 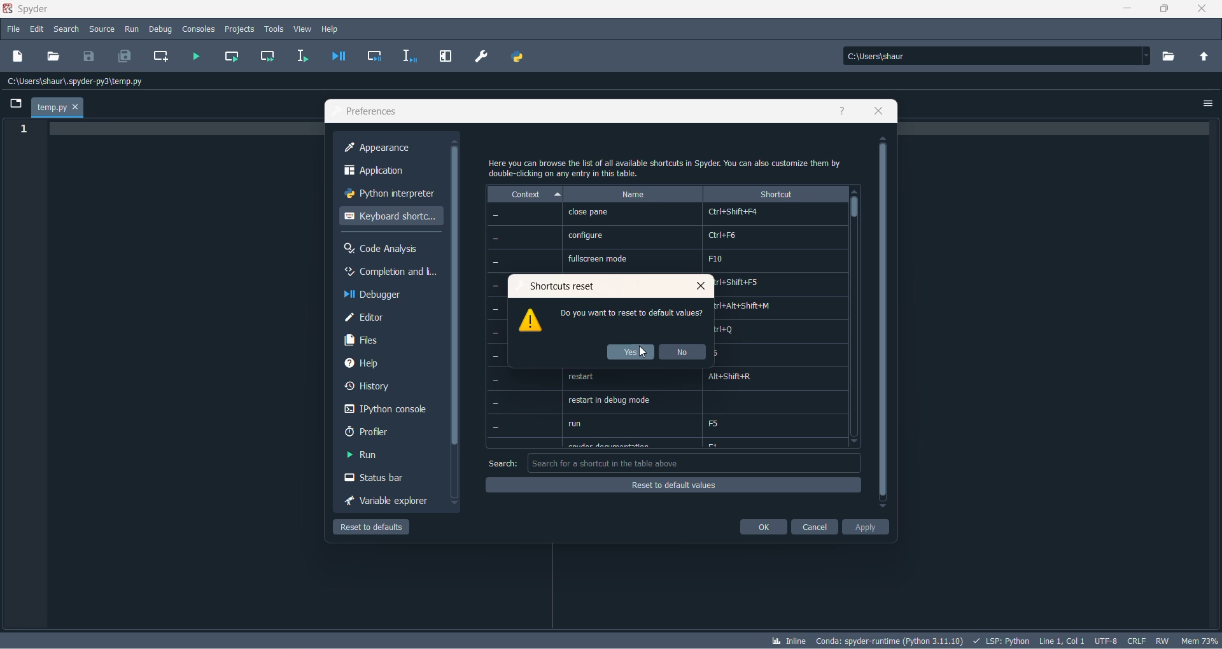 I want to click on PYTHON PATH MANAGER, so click(x=517, y=57).